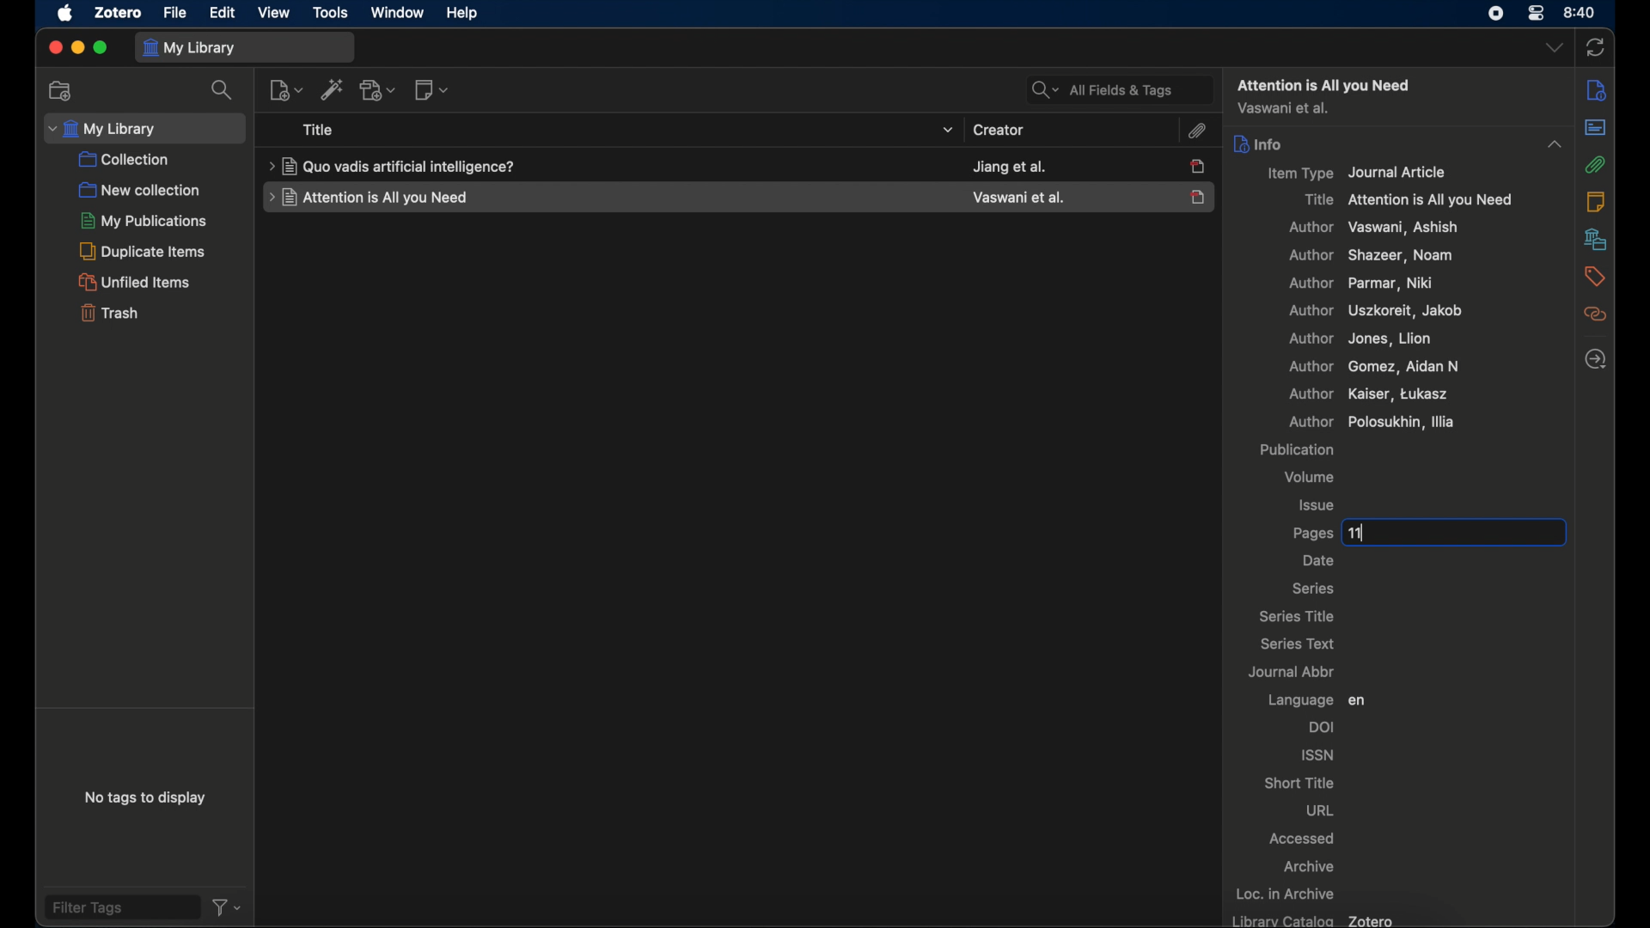 The image size is (1650, 928). Describe the element at coordinates (77, 46) in the screenshot. I see `minimize` at that location.